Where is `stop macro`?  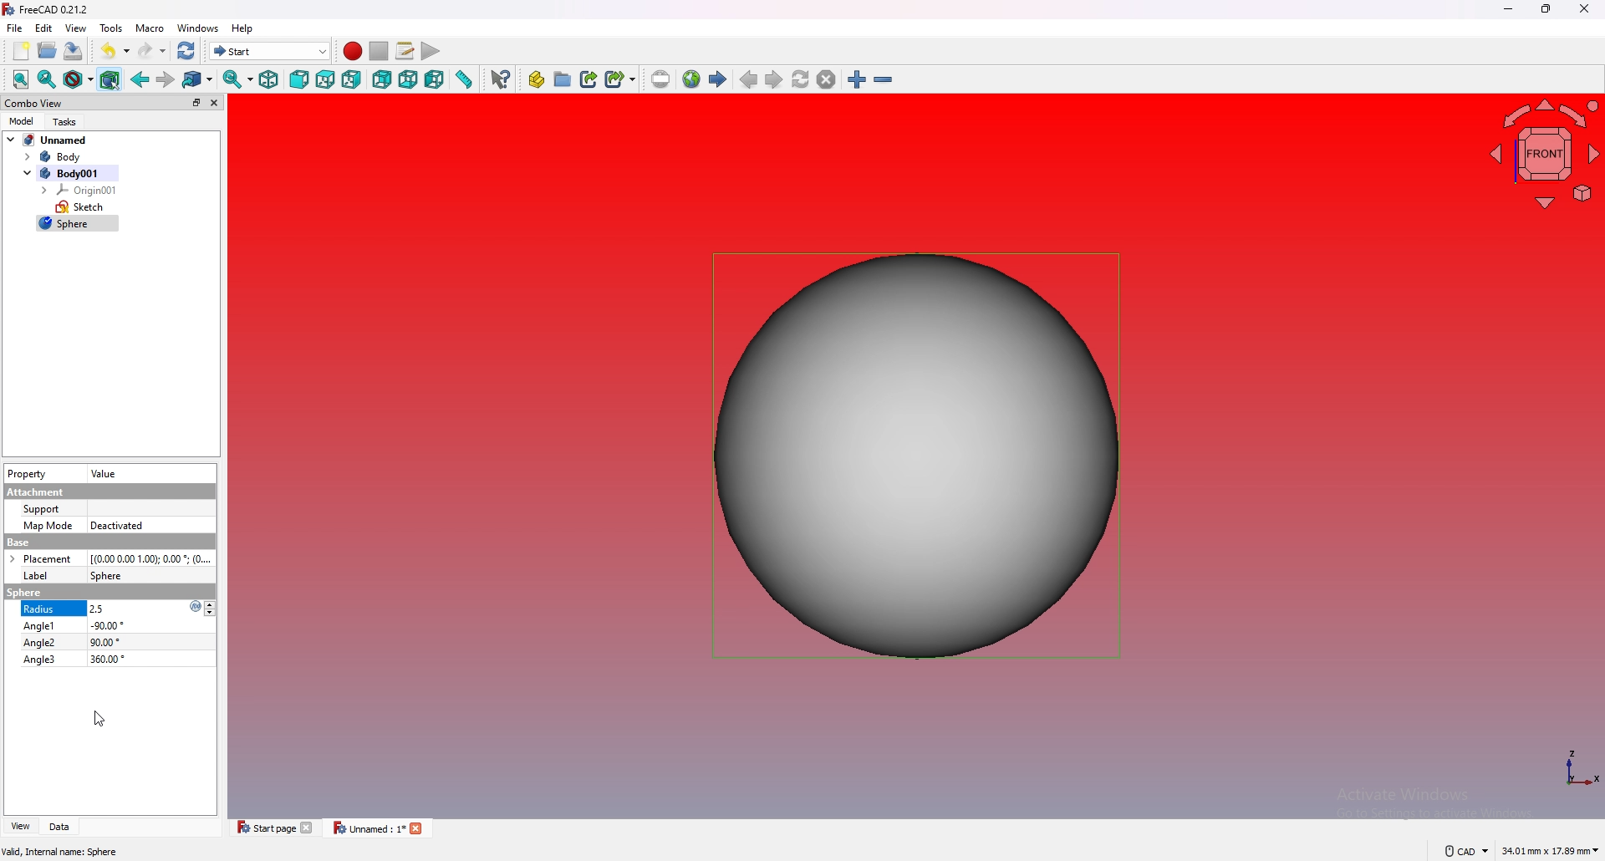
stop macro is located at coordinates (380, 51).